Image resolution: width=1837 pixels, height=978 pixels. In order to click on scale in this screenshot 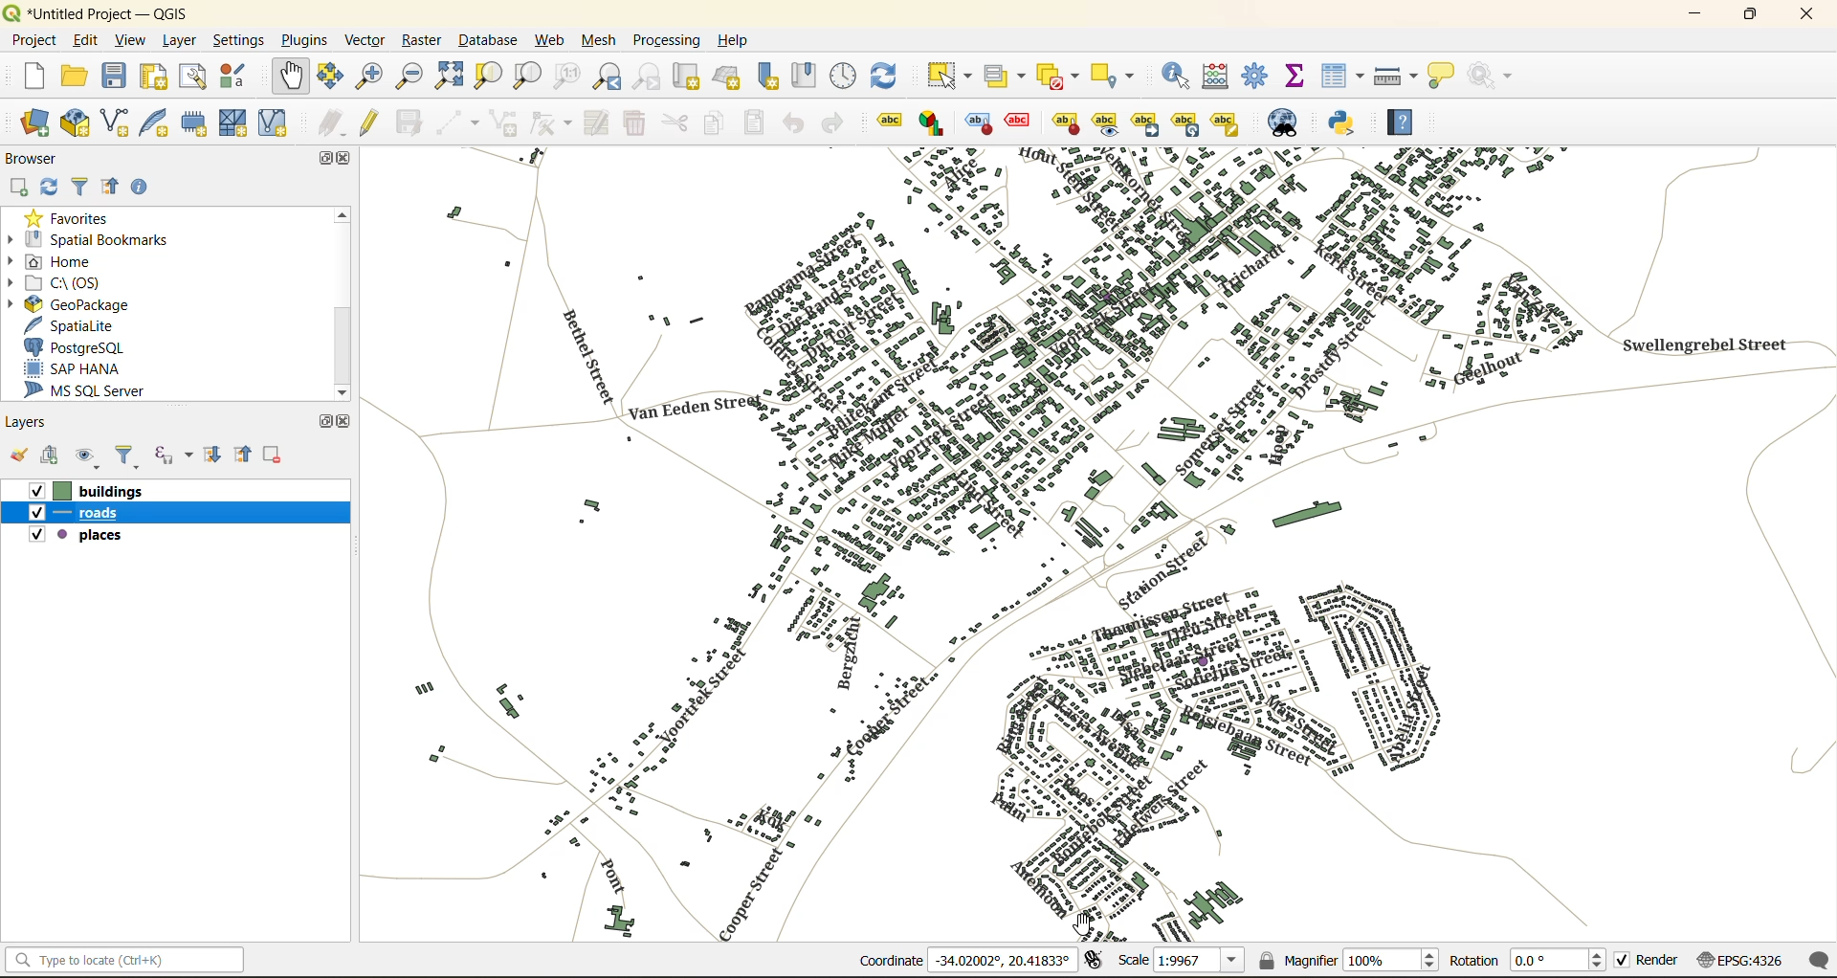, I will do `click(1182, 962)`.